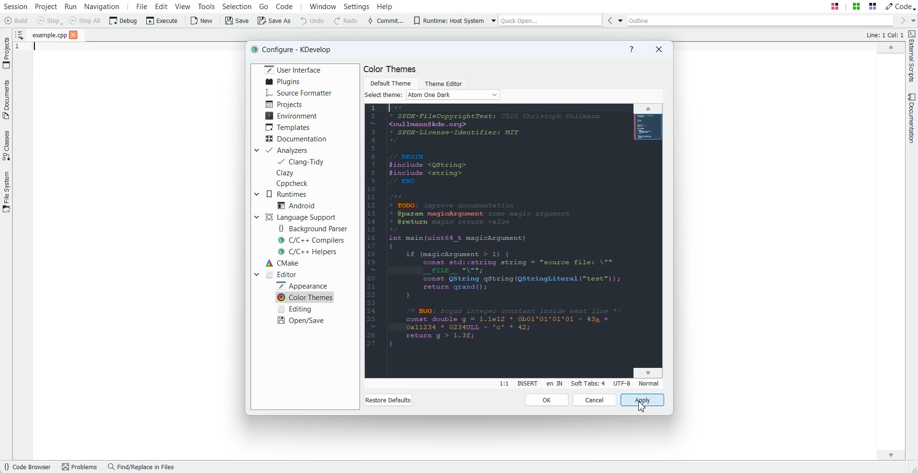 The width and height of the screenshot is (918, 473). I want to click on Help, so click(631, 50).